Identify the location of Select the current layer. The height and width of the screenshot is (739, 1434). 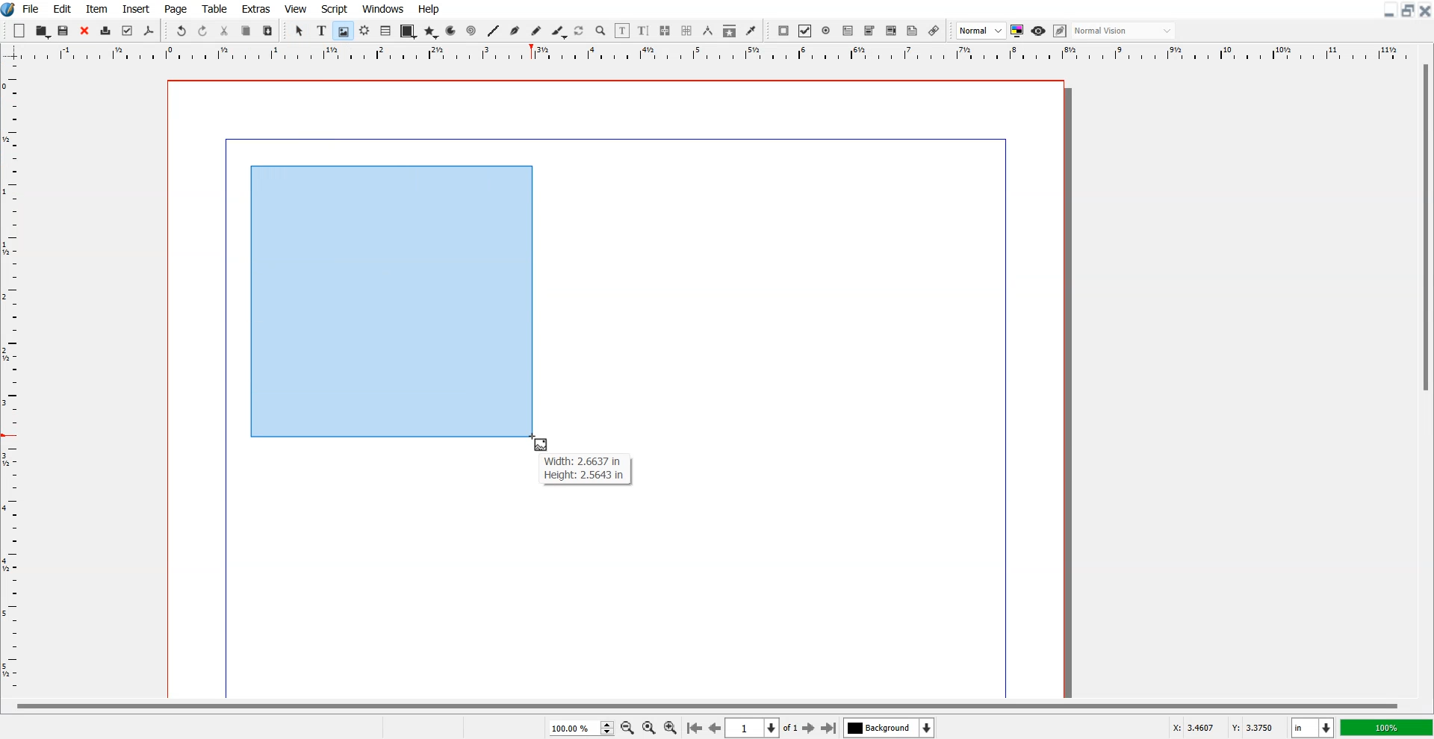
(889, 727).